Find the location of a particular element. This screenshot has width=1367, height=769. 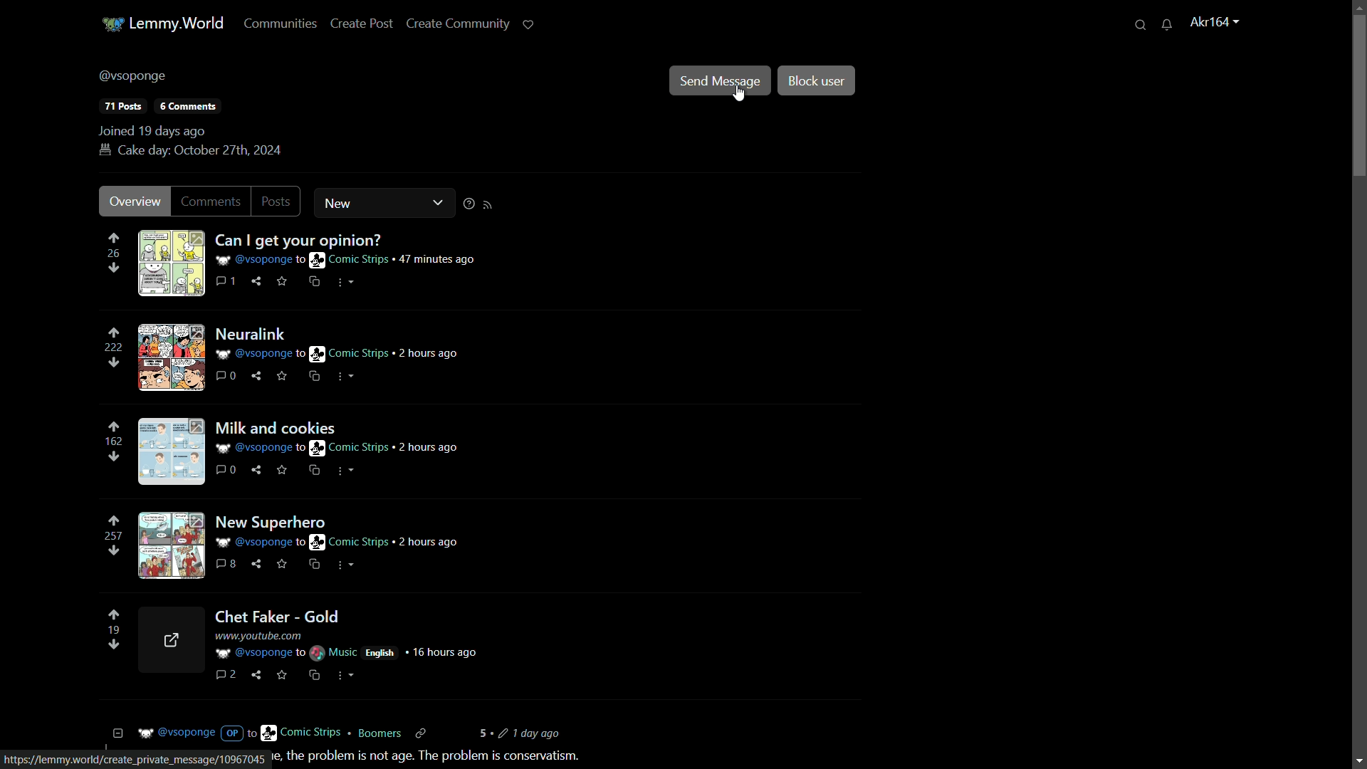

save is located at coordinates (284, 563).